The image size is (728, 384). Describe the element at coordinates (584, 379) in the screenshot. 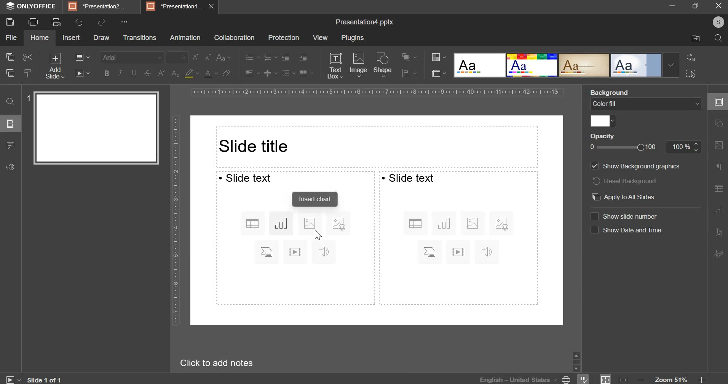

I see `spell check` at that location.